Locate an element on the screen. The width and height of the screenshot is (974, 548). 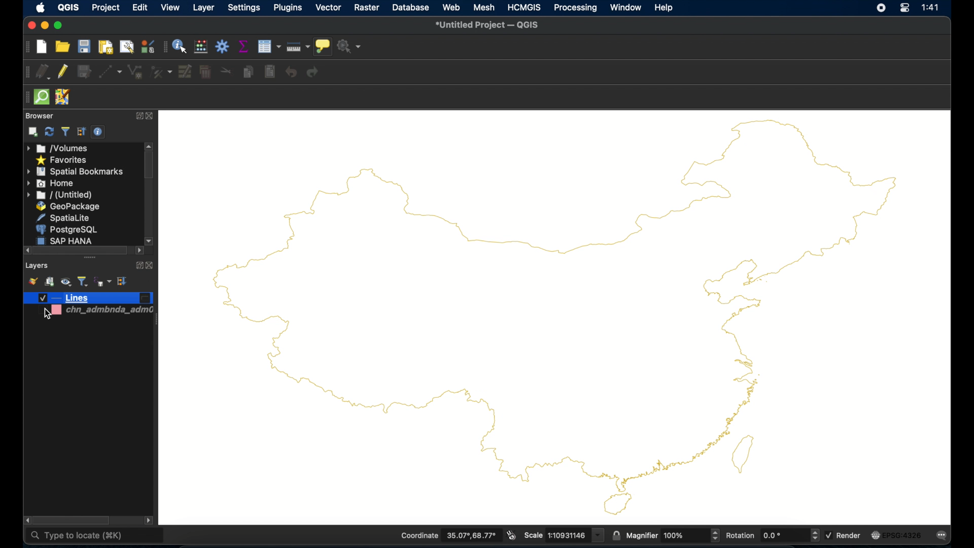
copy features is located at coordinates (248, 71).